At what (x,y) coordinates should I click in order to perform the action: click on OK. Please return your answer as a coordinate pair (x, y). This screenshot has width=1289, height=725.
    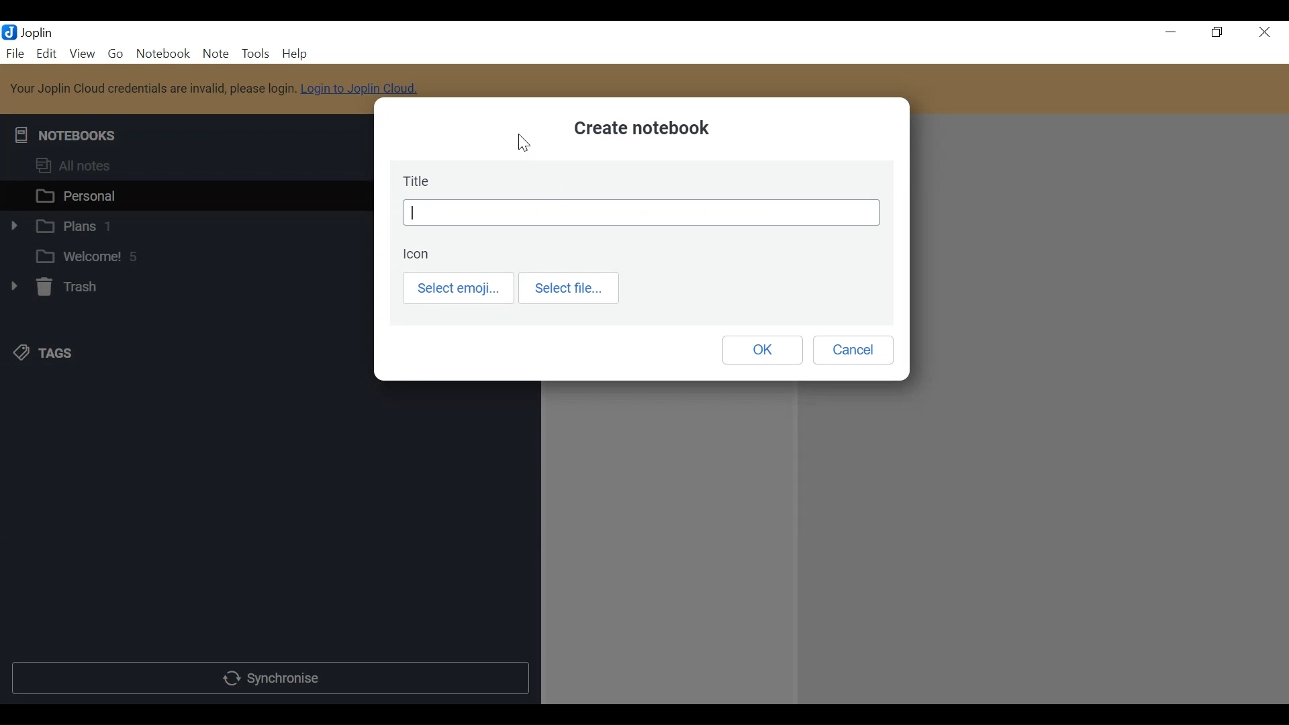
    Looking at the image, I should click on (761, 349).